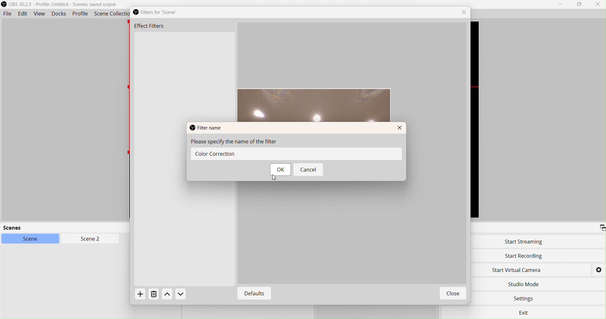 This screenshot has width=606, height=319. What do you see at coordinates (149, 27) in the screenshot?
I see `Effect Filters` at bounding box center [149, 27].